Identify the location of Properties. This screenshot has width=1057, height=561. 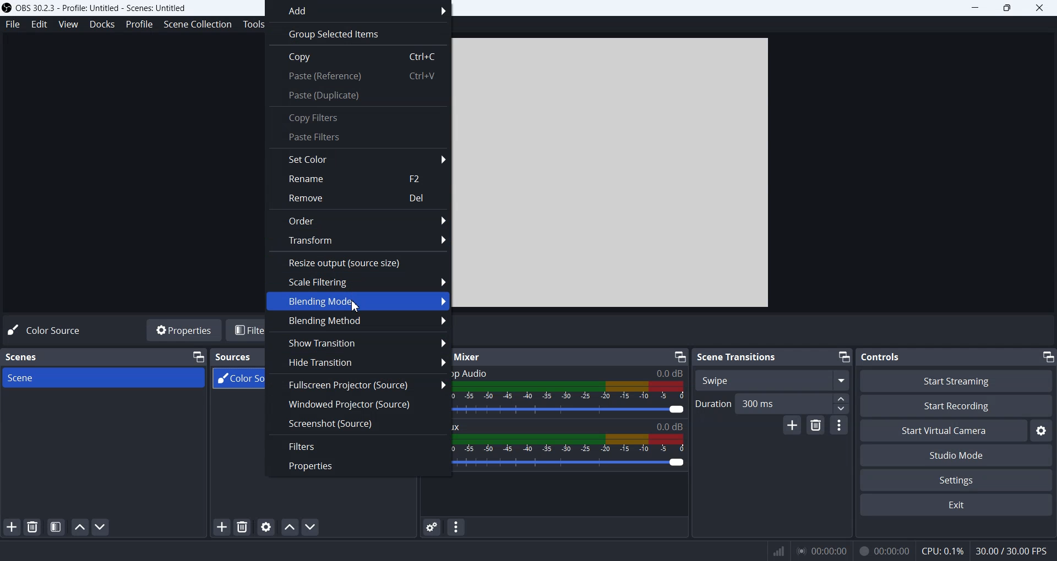
(358, 465).